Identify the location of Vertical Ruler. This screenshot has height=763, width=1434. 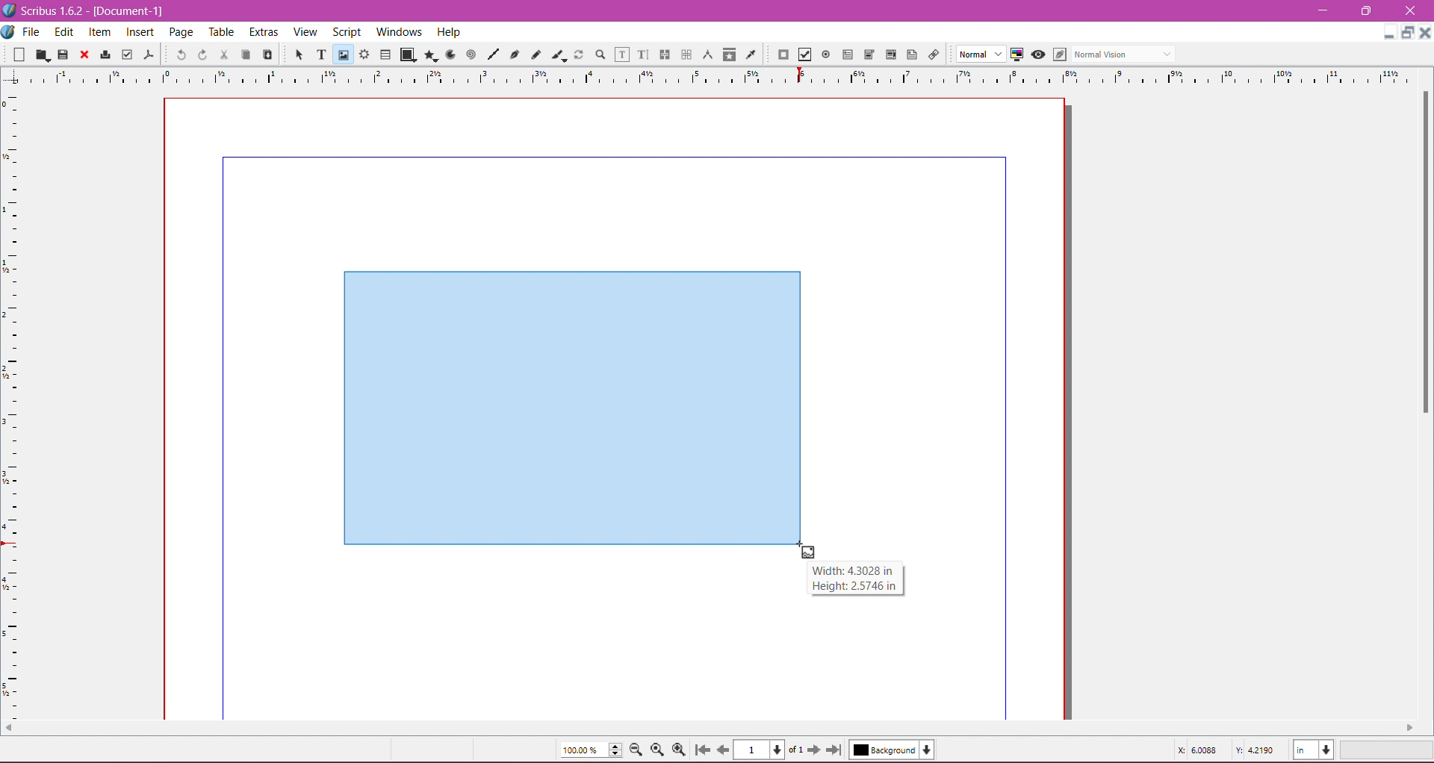
(12, 401).